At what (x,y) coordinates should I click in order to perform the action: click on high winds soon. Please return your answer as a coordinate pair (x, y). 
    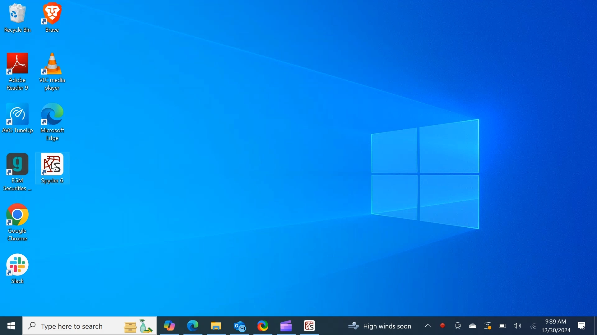
    Looking at the image, I should click on (383, 326).